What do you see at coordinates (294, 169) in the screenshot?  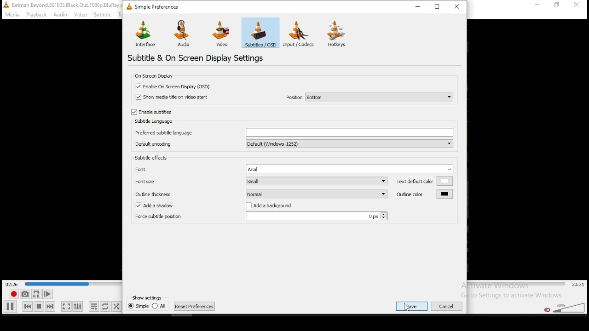 I see `font` at bounding box center [294, 169].